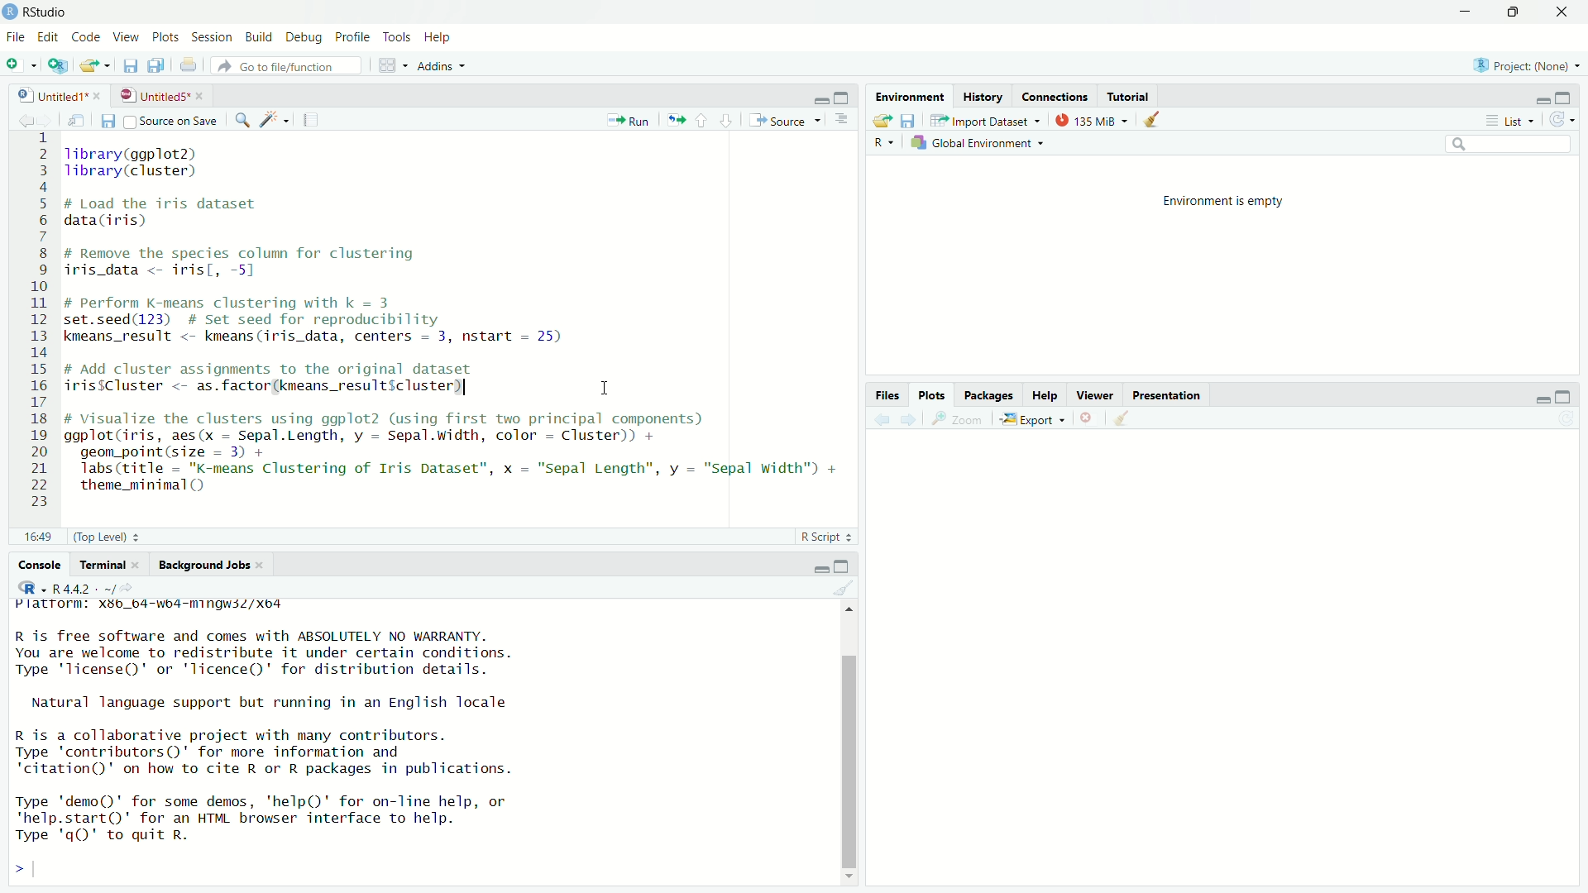 The image size is (1588, 893). Describe the element at coordinates (443, 37) in the screenshot. I see `help` at that location.